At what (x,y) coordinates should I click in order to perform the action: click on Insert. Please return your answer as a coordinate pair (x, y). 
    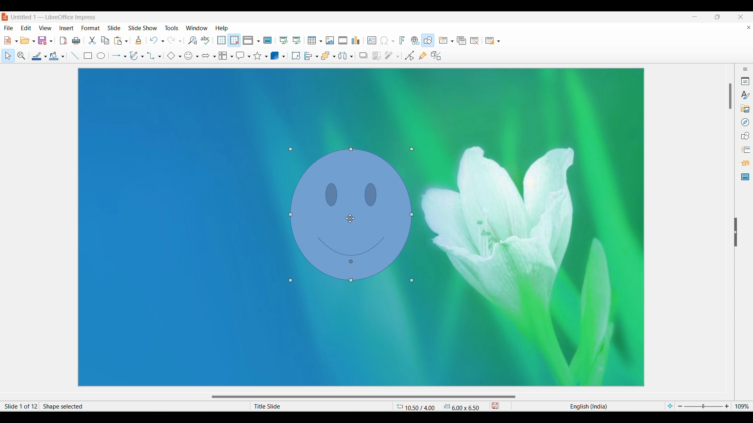
    Looking at the image, I should click on (67, 28).